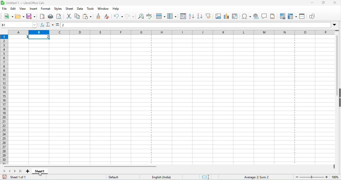 This screenshot has height=180, width=341. I want to click on sort ascending, so click(192, 17).